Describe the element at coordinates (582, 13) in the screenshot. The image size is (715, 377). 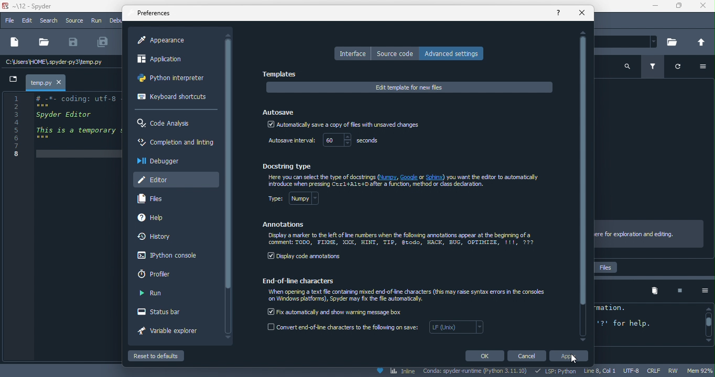
I see `close` at that location.